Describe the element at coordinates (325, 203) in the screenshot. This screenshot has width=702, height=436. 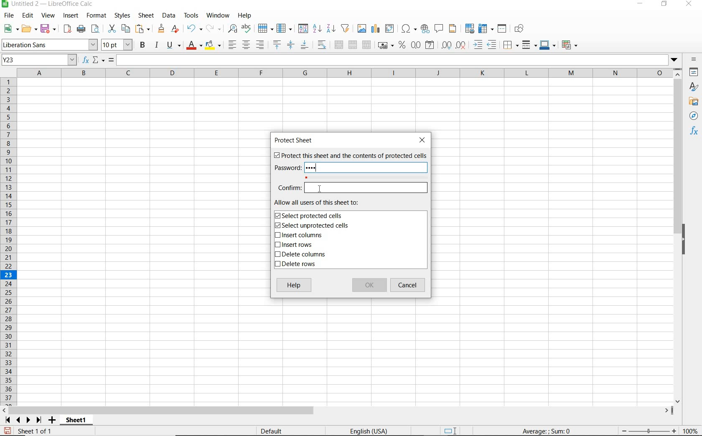
I see `ALLOW ALL USERS OF THIS SHEET TO:` at that location.